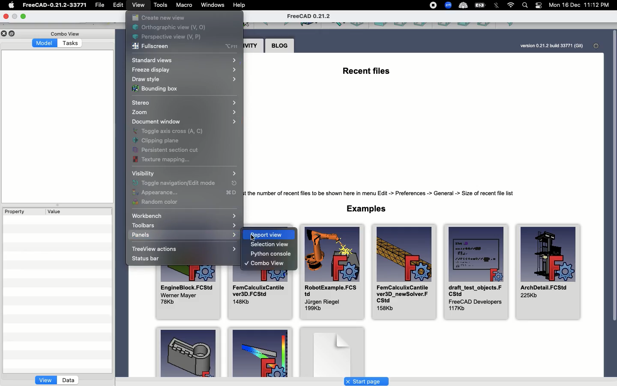 The image size is (617, 386). I want to click on Report view, so click(268, 234).